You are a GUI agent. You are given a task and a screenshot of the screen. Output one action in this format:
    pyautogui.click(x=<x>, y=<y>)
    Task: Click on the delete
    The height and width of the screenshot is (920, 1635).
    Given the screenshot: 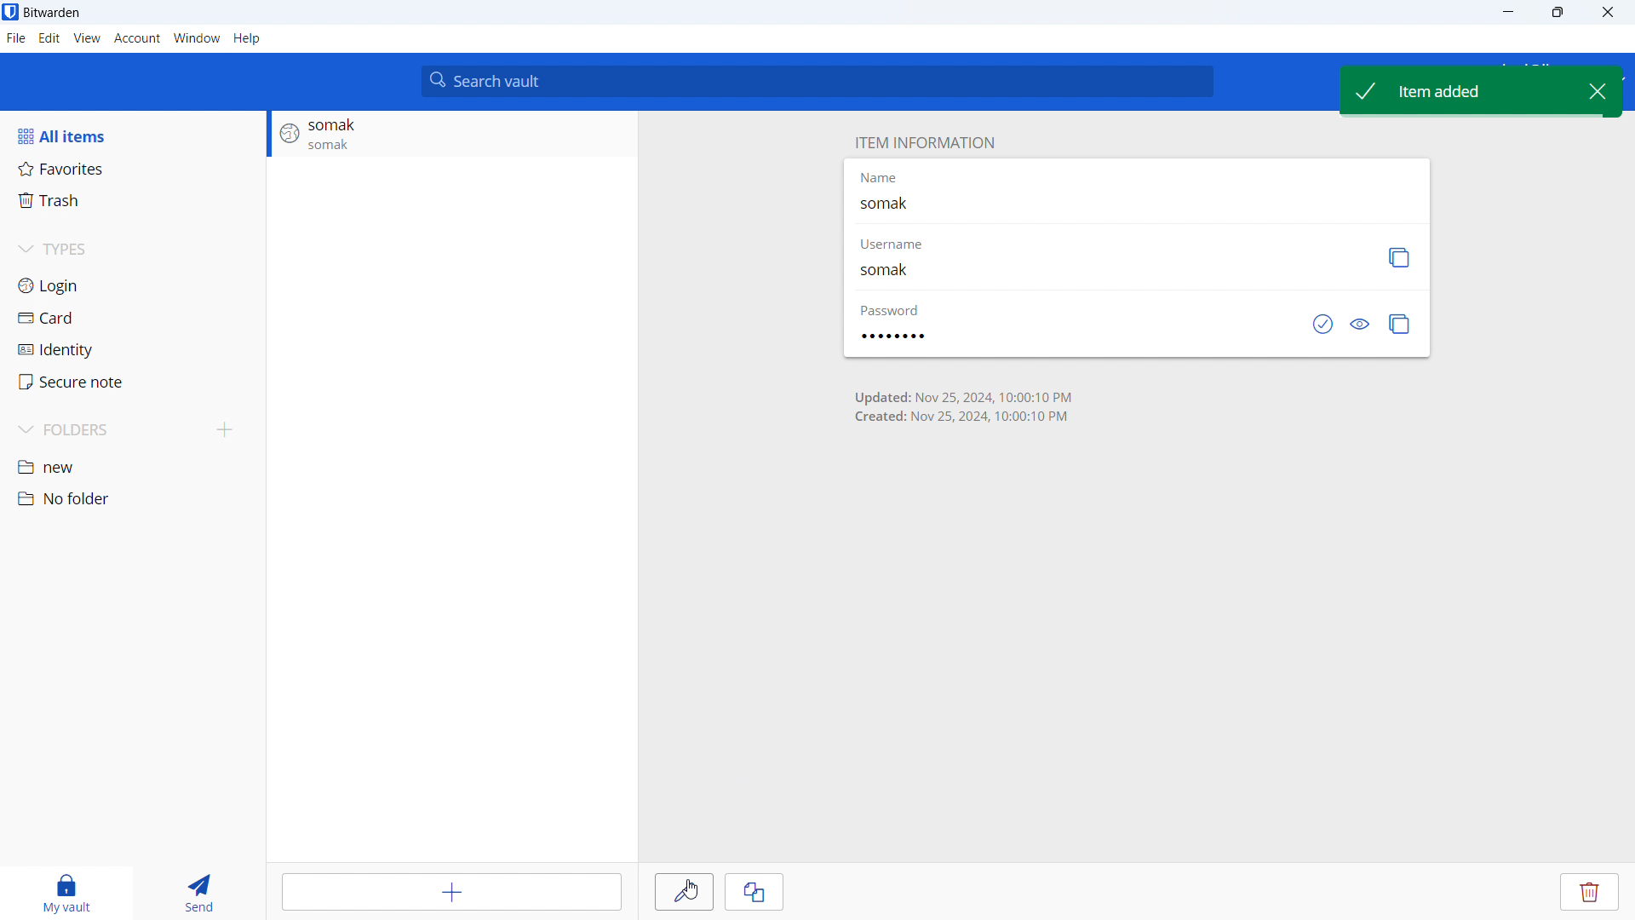 What is the action you would take?
    pyautogui.click(x=1588, y=892)
    